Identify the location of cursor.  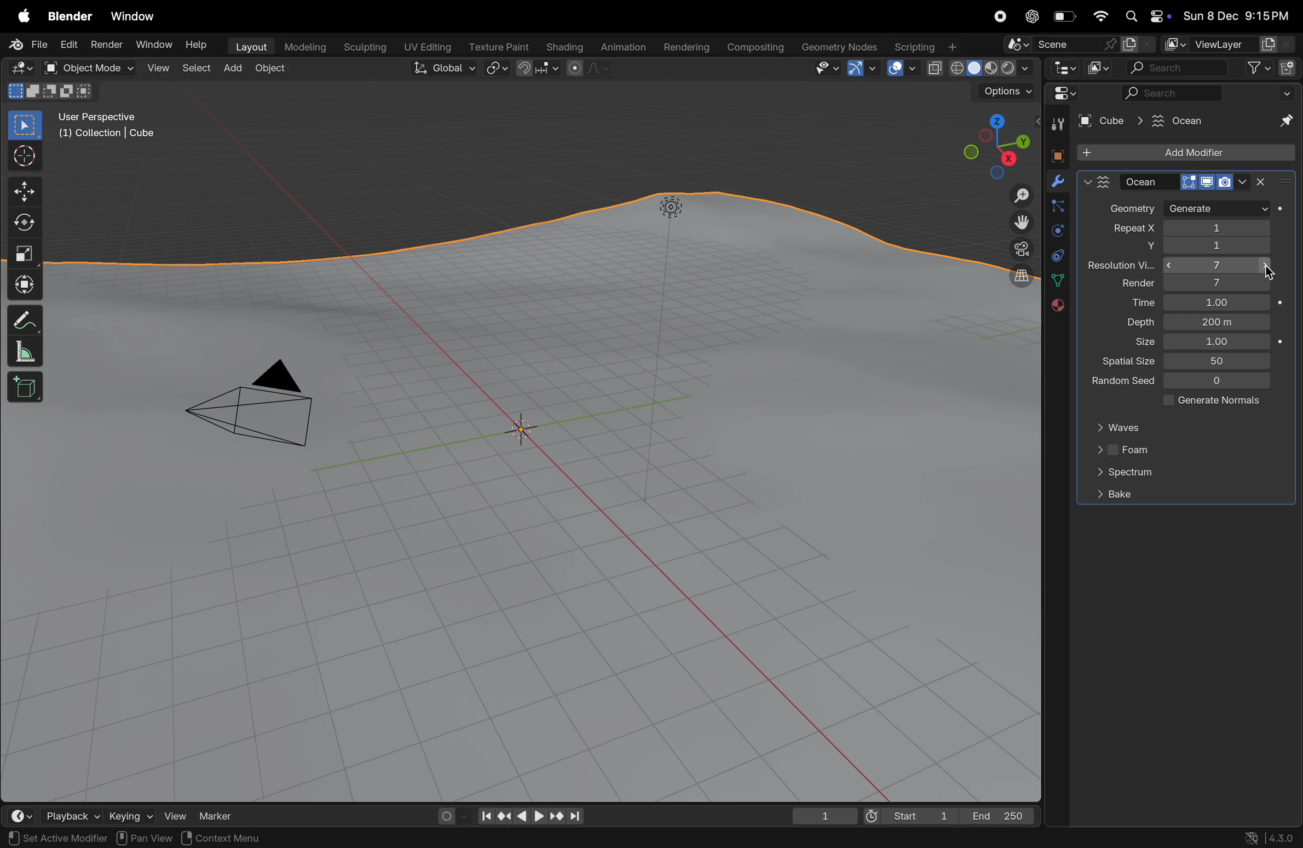
(1267, 271).